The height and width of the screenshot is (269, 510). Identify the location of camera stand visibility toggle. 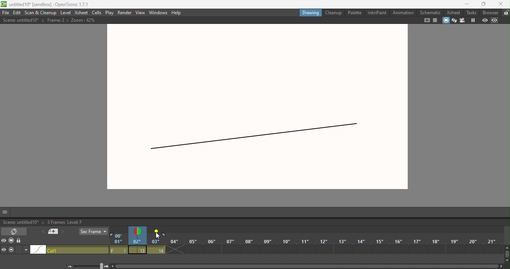
(12, 250).